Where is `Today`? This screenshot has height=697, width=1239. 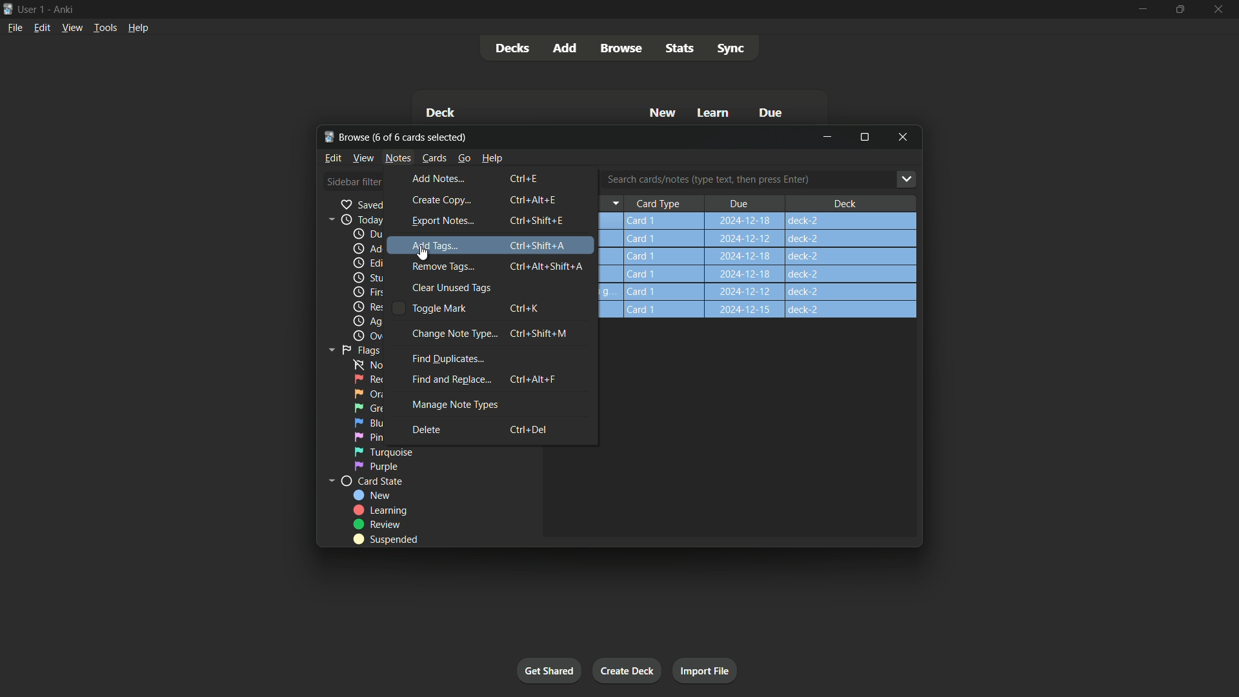
Today is located at coordinates (352, 219).